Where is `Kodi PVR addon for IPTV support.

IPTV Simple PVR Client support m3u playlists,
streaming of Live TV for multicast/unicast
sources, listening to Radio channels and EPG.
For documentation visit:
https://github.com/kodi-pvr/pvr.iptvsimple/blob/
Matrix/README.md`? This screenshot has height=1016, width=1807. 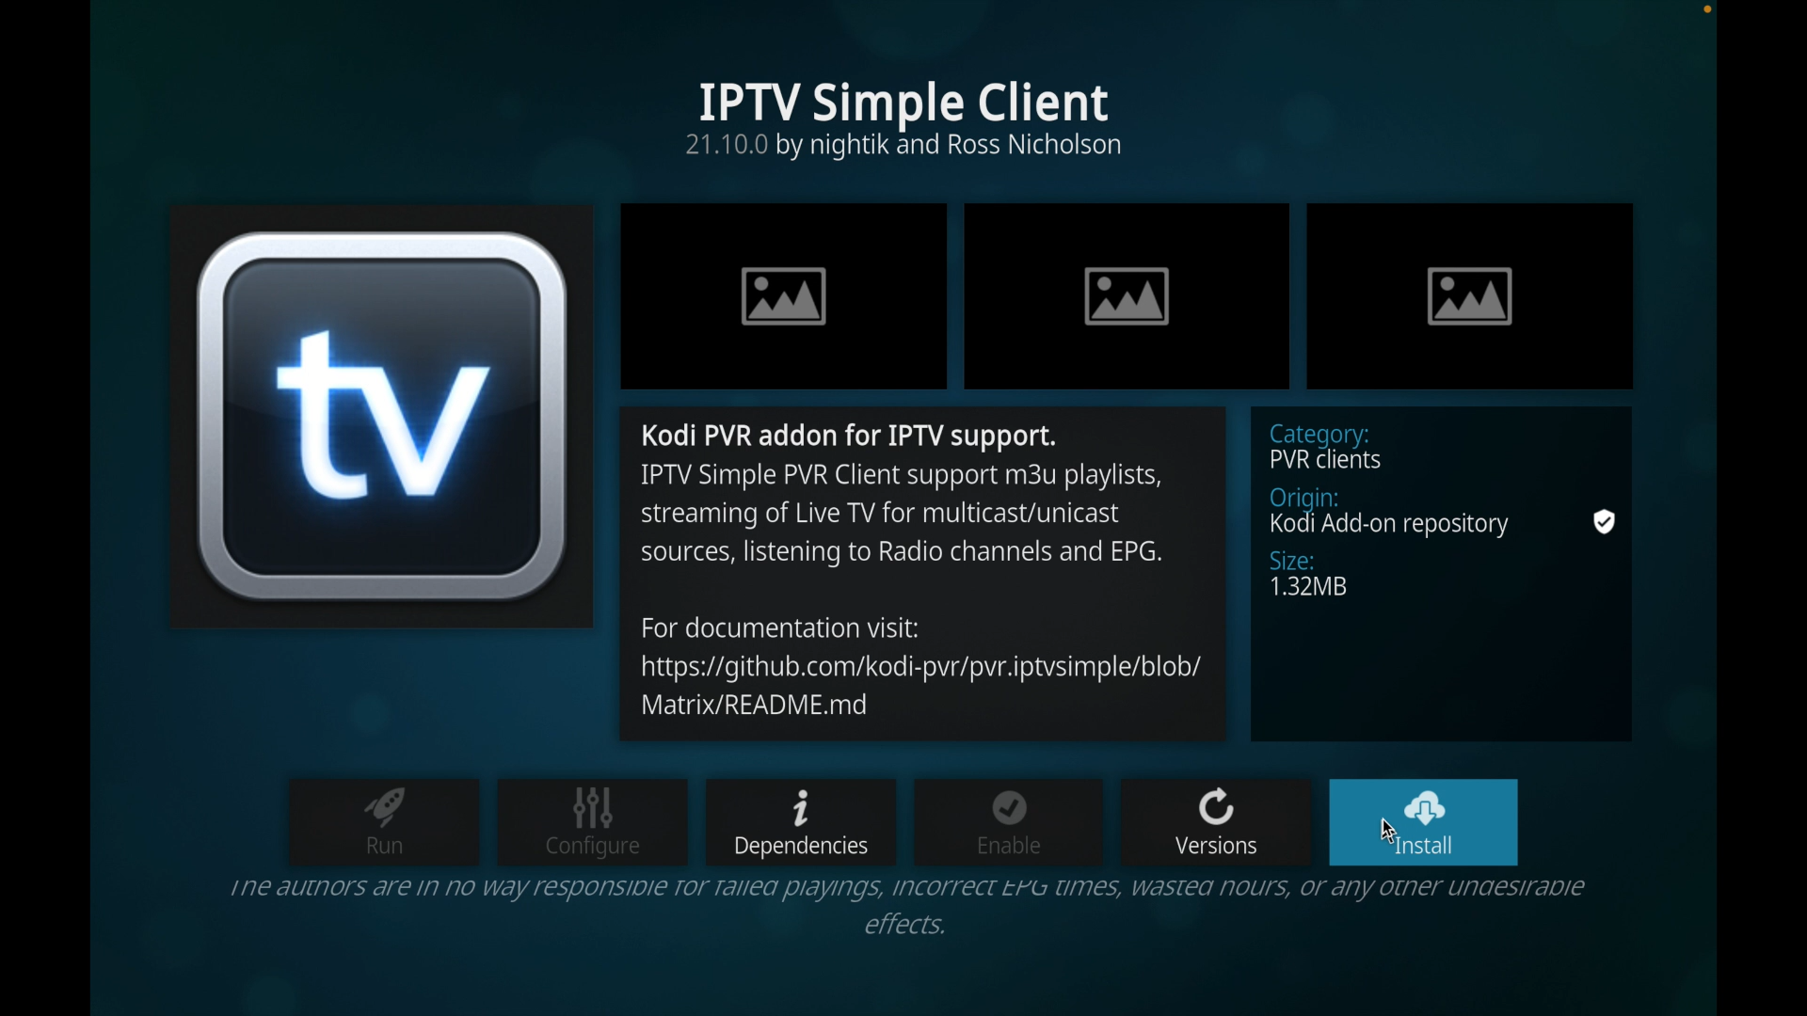
Kodi PVR addon for IPTV support.

IPTV Simple PVR Client support m3u playlists,
streaming of Live TV for multicast/unicast
sources, listening to Radio channels and EPG.
For documentation visit:
https://github.com/kodi-pvr/pvr.iptvsimple/blob/
Matrix/README.md is located at coordinates (928, 571).